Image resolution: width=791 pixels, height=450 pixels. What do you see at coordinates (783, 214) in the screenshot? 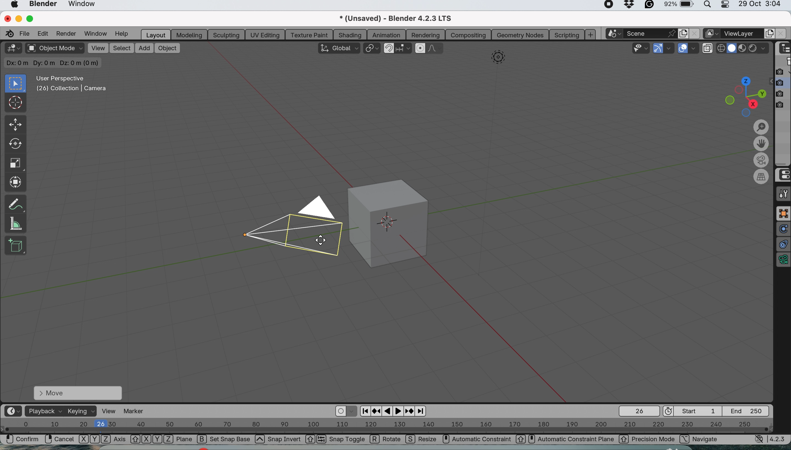
I see `full screen` at bounding box center [783, 214].